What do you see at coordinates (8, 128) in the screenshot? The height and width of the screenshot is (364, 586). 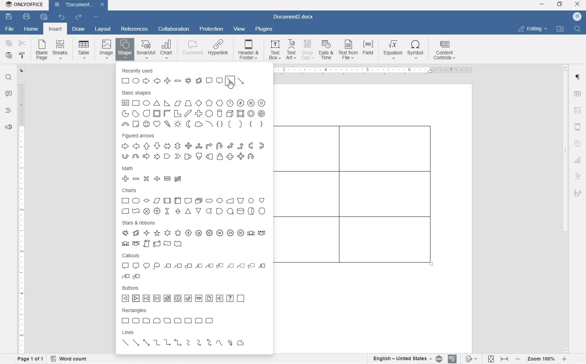 I see `feedback & support` at bounding box center [8, 128].